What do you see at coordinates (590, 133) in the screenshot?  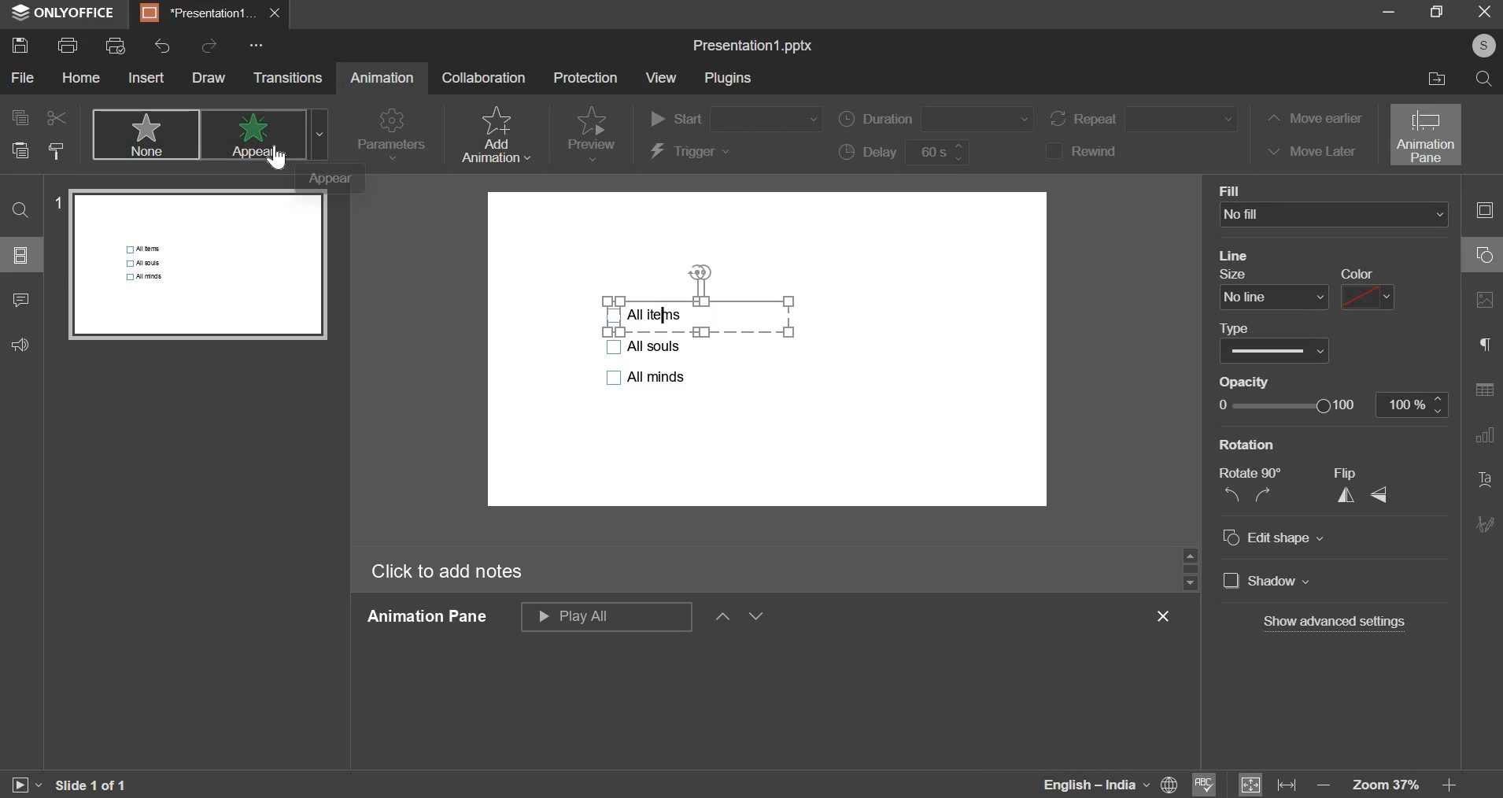 I see `preview` at bounding box center [590, 133].